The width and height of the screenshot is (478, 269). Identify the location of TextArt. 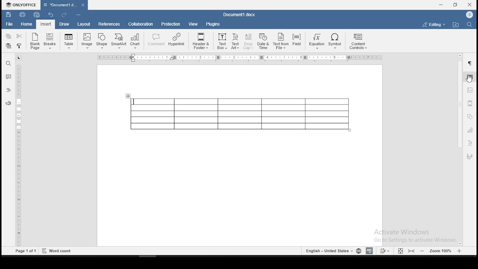
(235, 42).